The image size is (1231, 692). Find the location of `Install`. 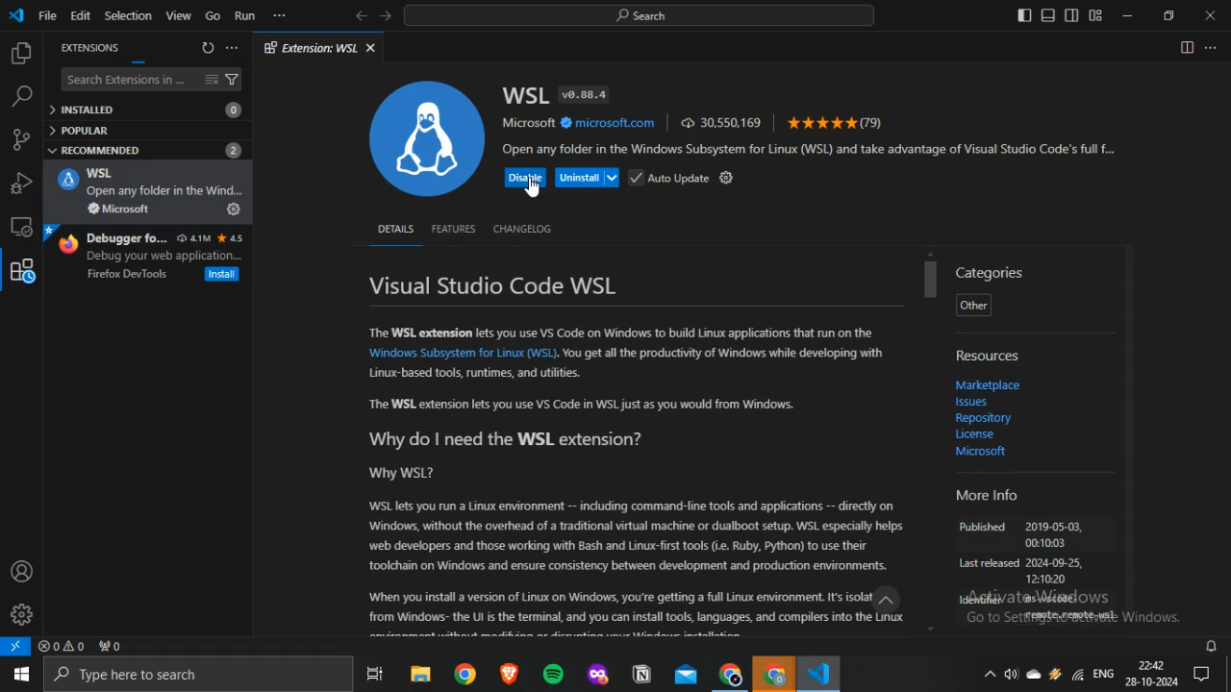

Install is located at coordinates (223, 274).